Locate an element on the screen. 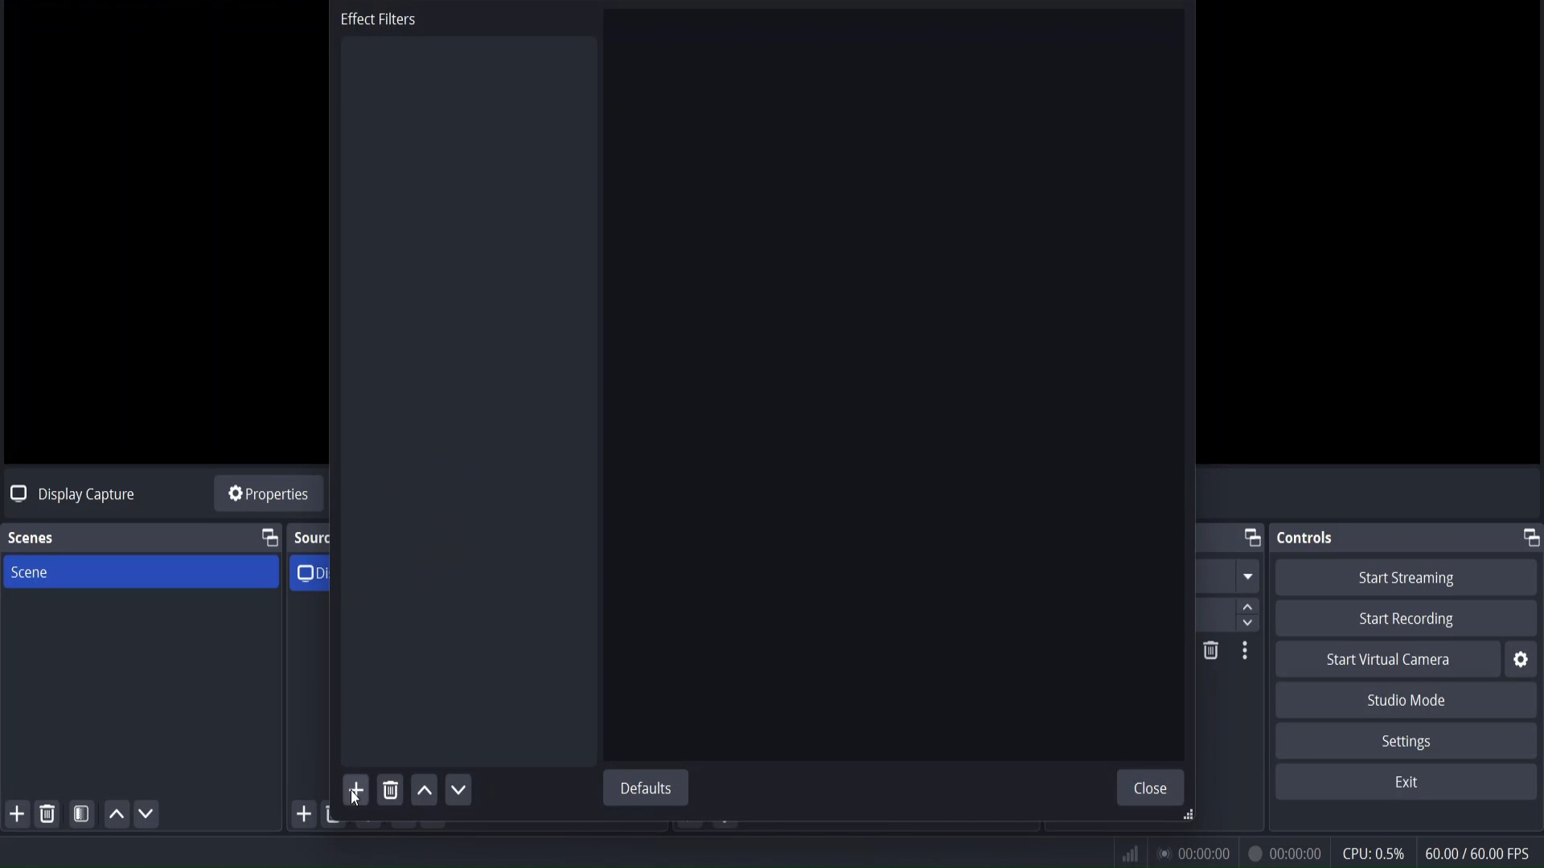 The width and height of the screenshot is (1544, 868). add scene is located at coordinates (18, 815).